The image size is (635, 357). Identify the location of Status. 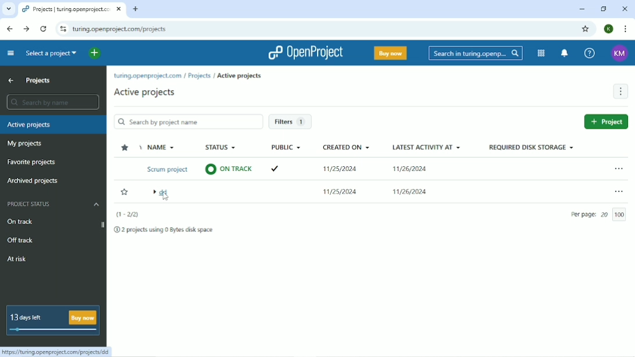
(221, 148).